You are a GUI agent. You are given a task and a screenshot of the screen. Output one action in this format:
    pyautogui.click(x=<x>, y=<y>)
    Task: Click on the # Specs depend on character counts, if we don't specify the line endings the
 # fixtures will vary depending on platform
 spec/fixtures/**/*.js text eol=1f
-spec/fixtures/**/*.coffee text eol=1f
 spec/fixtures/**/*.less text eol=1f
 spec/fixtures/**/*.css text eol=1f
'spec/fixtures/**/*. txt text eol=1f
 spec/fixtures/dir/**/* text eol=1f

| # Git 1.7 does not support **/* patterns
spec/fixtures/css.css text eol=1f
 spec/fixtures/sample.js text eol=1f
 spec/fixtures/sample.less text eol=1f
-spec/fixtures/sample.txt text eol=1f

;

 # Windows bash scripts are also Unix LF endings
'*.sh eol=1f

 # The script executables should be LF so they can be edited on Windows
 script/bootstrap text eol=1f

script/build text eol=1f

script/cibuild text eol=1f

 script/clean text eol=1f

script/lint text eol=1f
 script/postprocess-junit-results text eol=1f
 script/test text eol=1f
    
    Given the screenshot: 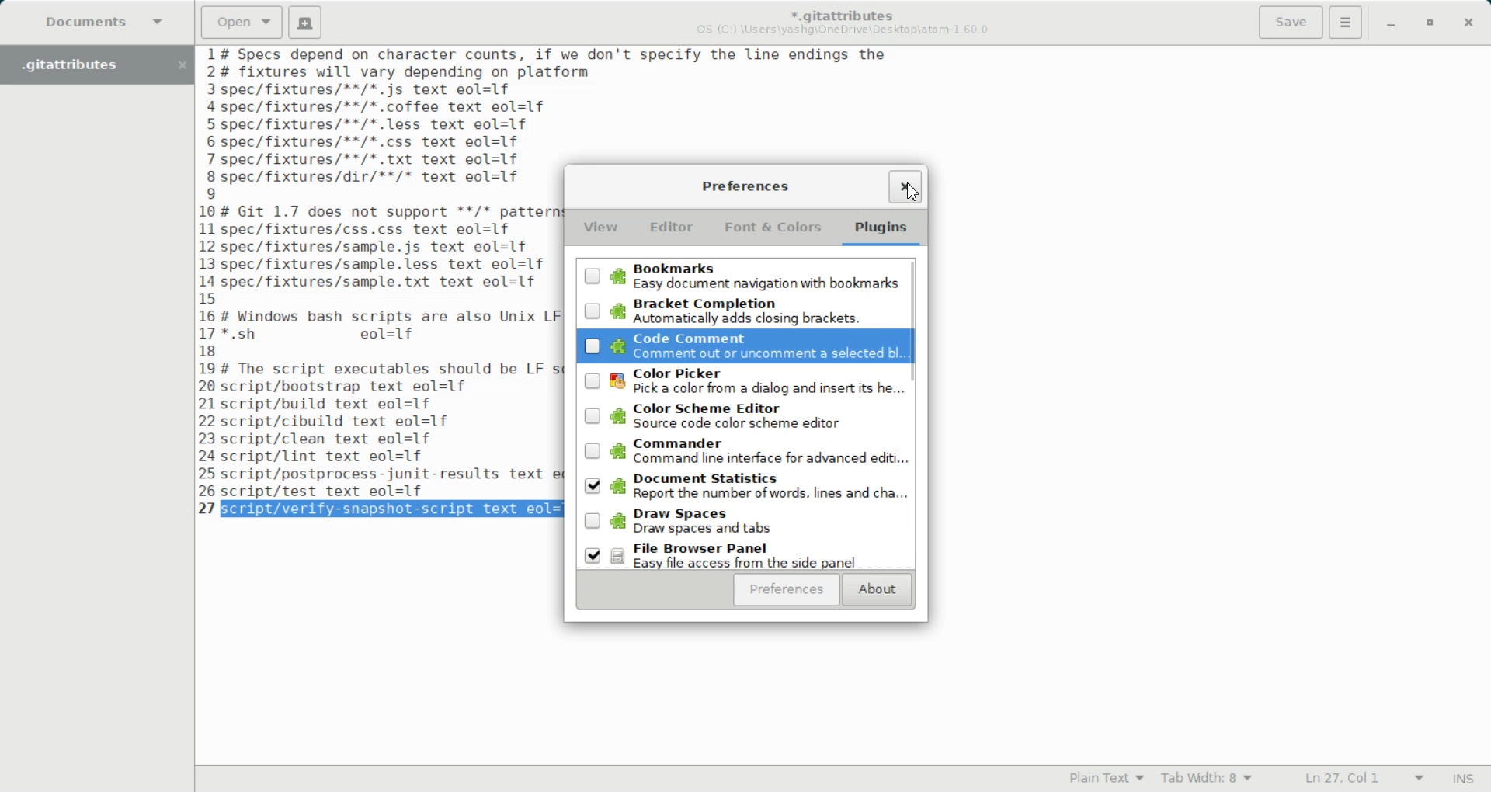 What is the action you would take?
    pyautogui.click(x=388, y=272)
    